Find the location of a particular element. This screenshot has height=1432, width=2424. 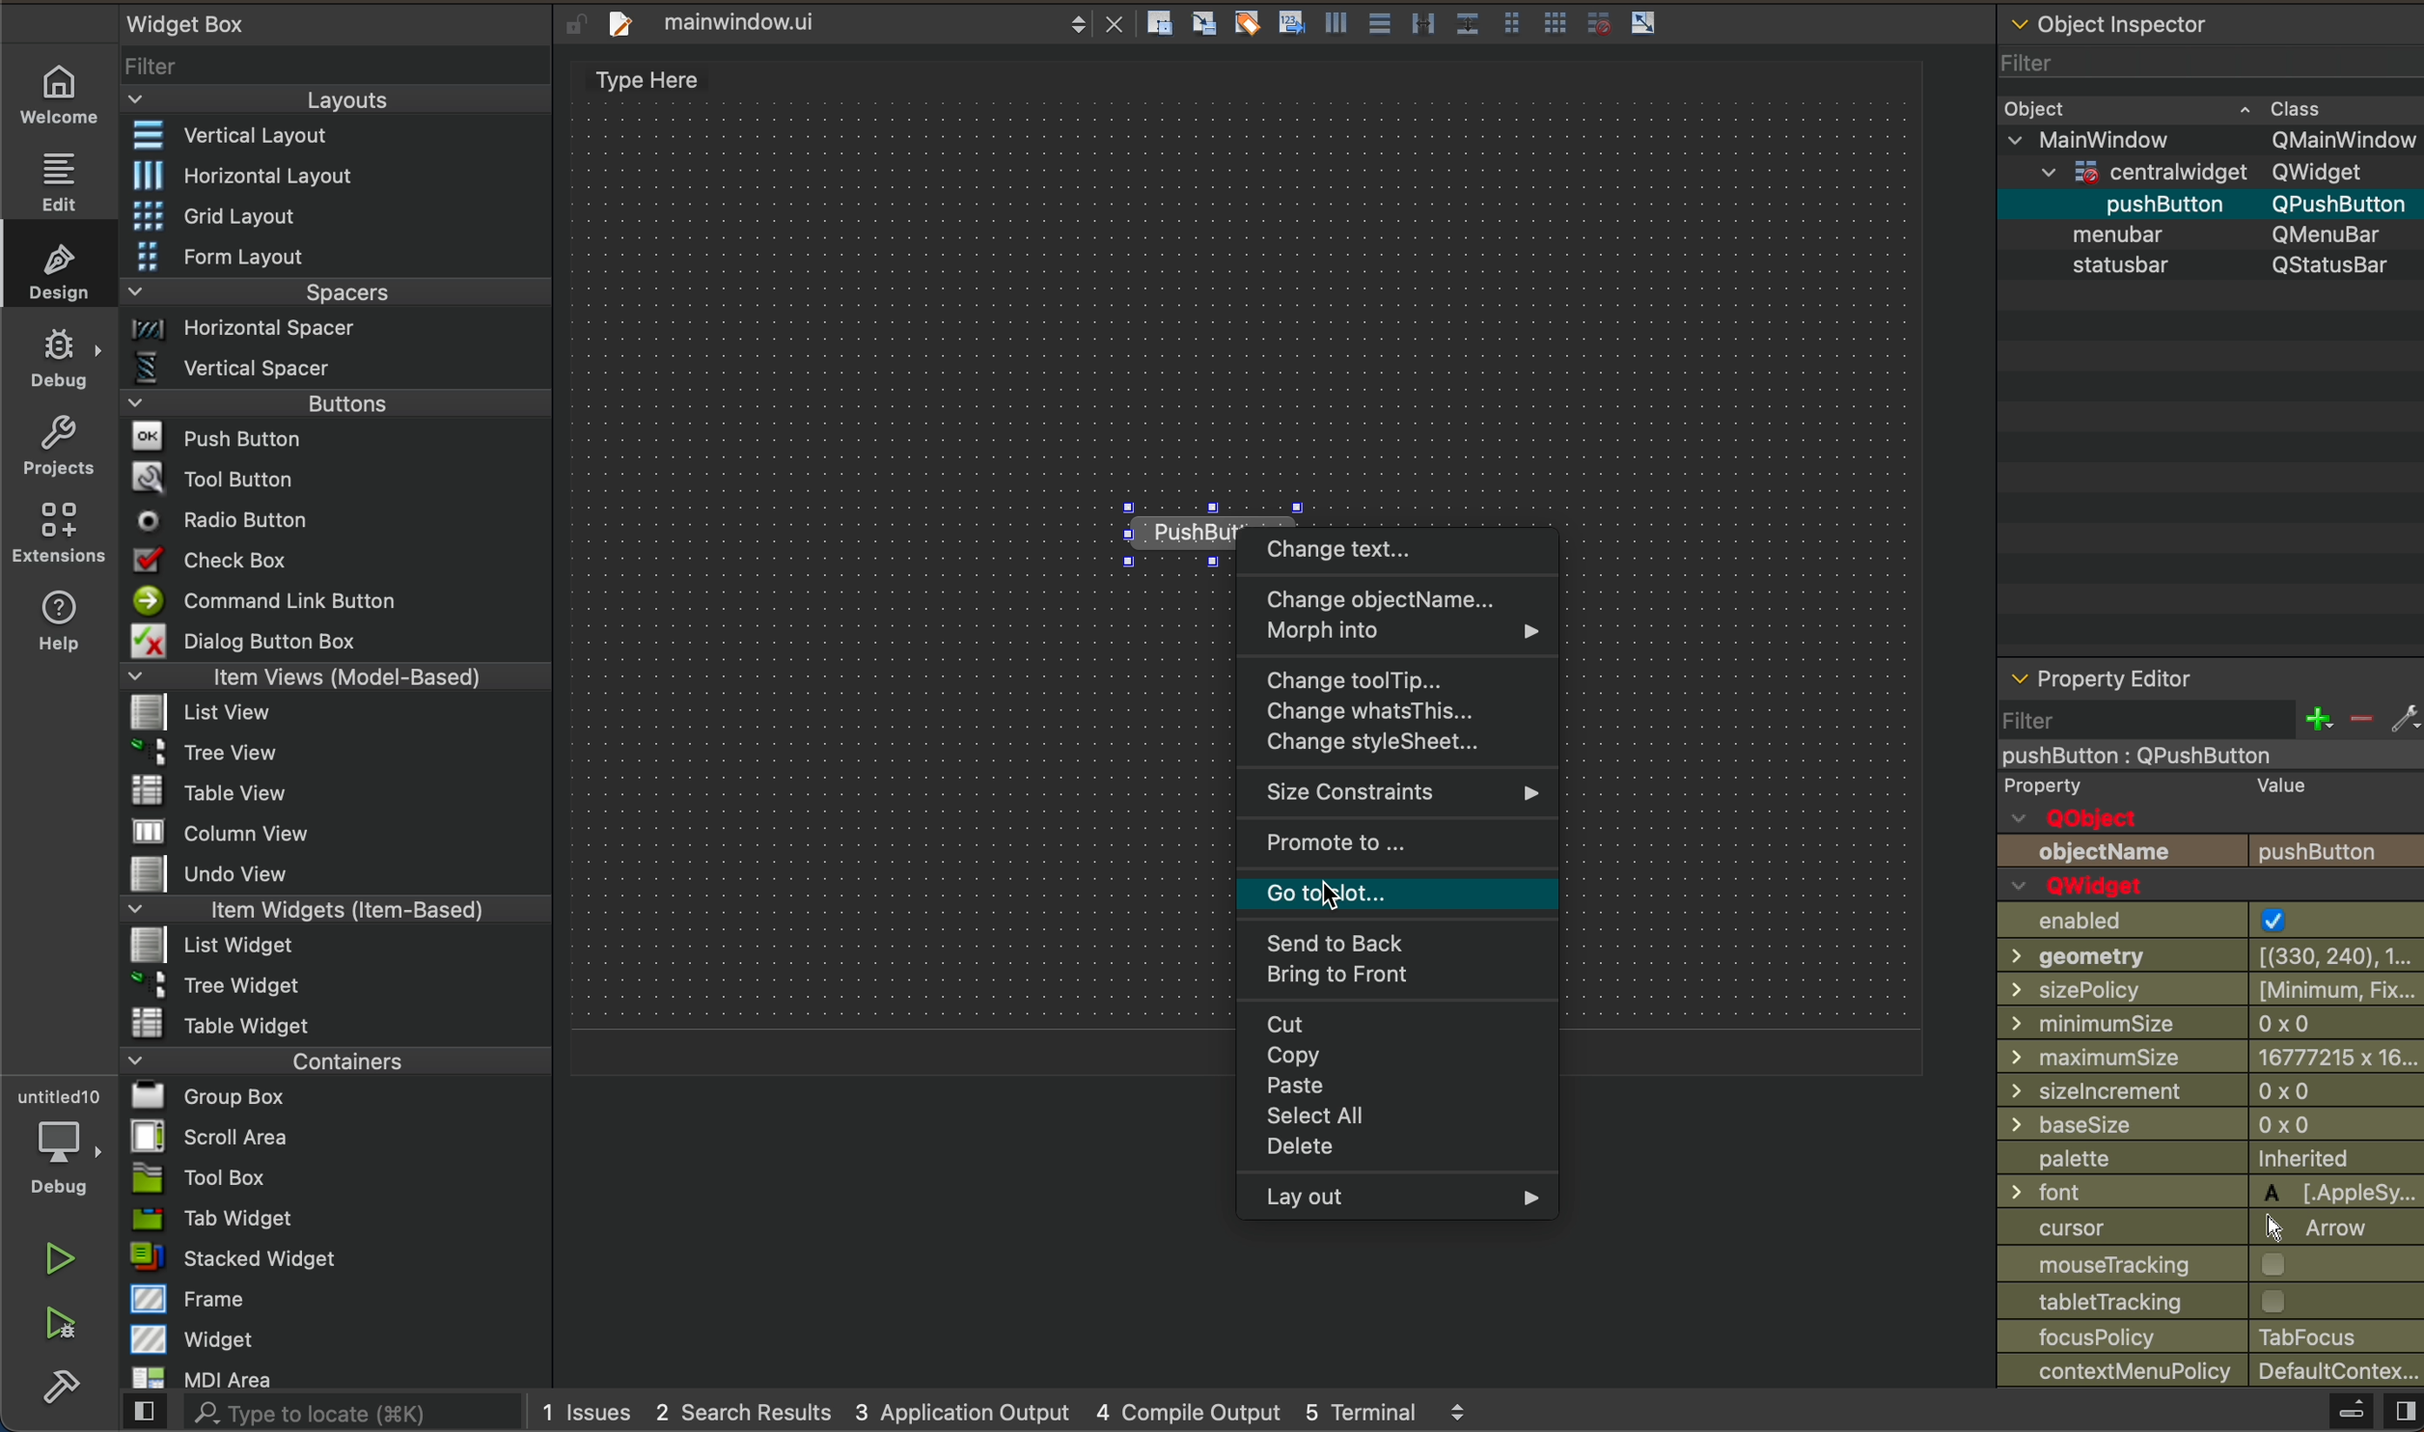

size is located at coordinates (2212, 1090).